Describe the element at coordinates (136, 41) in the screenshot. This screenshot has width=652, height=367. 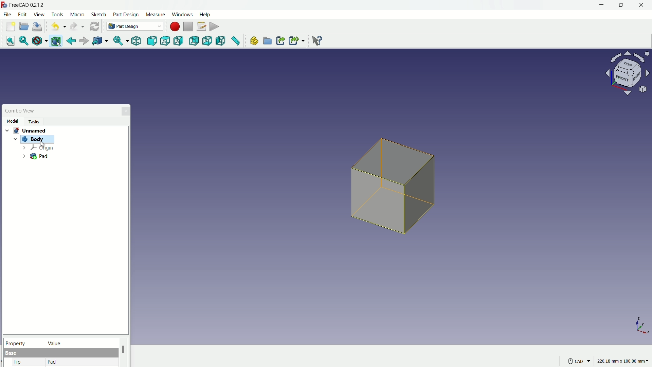
I see `isometric view` at that location.